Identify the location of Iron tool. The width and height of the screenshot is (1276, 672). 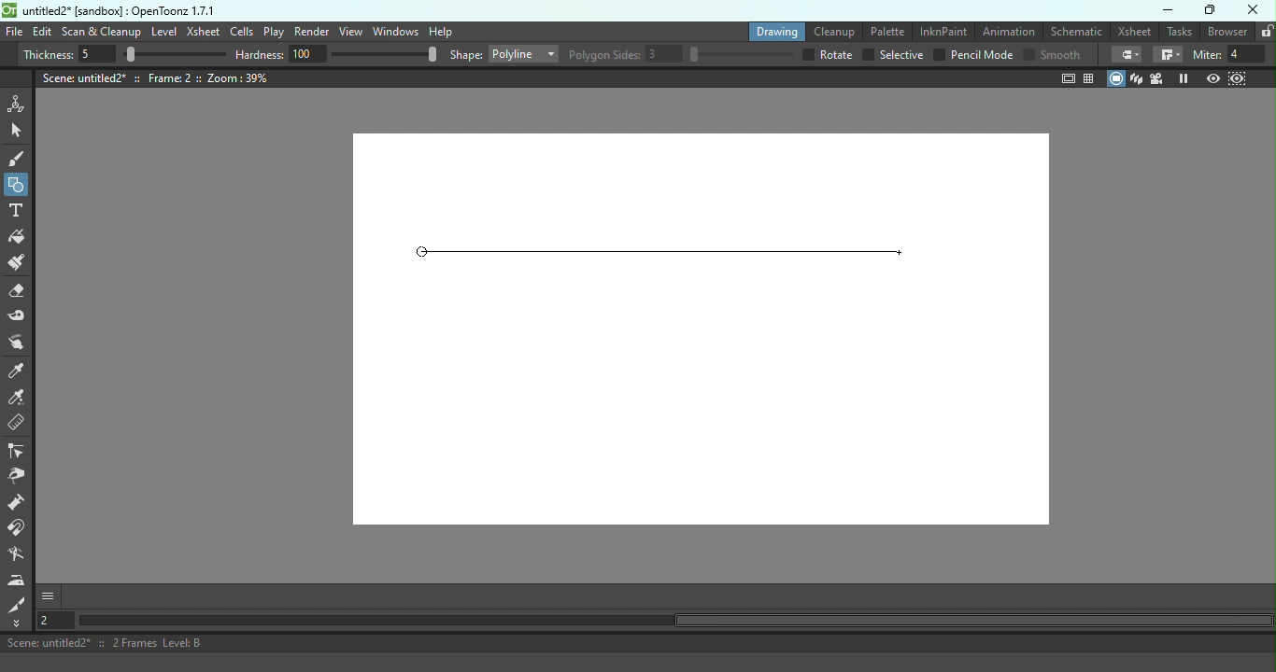
(17, 581).